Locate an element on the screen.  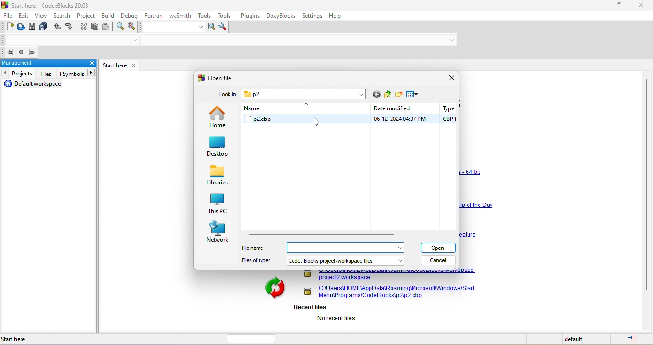
files of type is located at coordinates (308, 261).